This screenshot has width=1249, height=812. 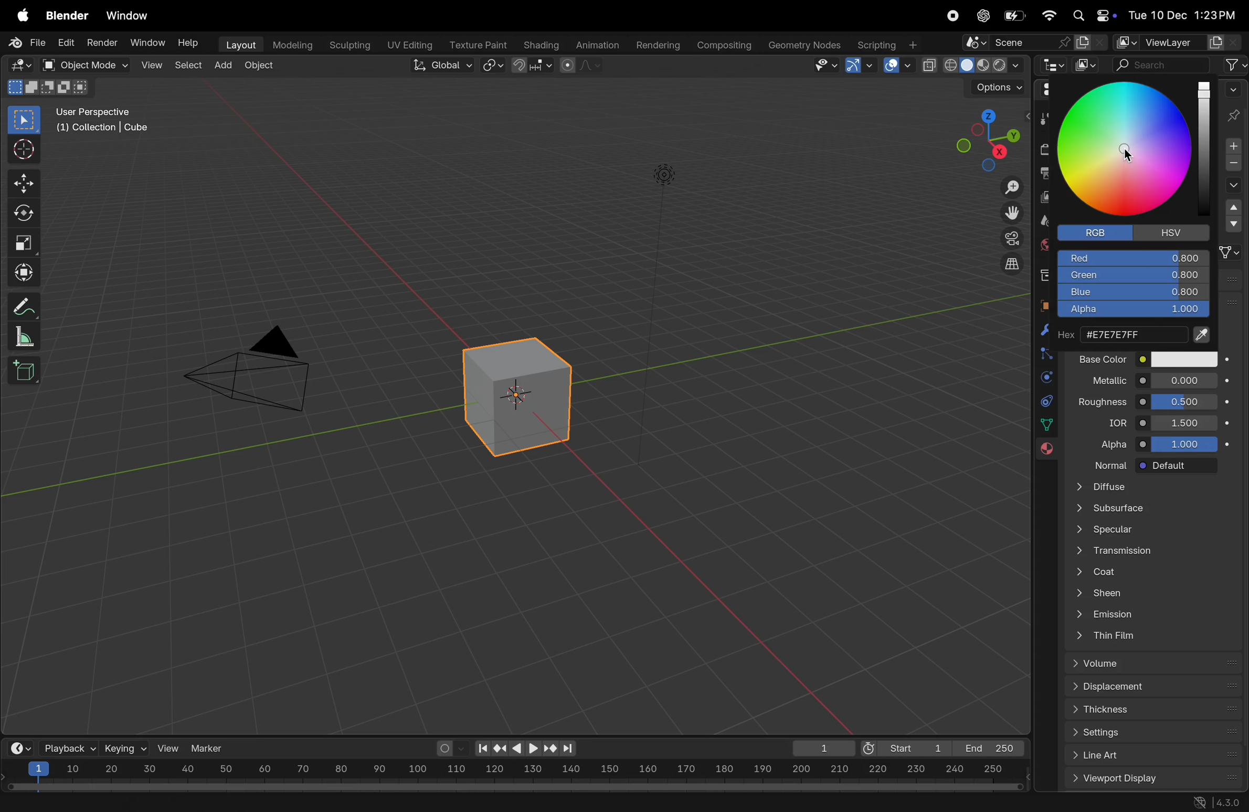 What do you see at coordinates (1047, 92) in the screenshot?
I see `editor type` at bounding box center [1047, 92].